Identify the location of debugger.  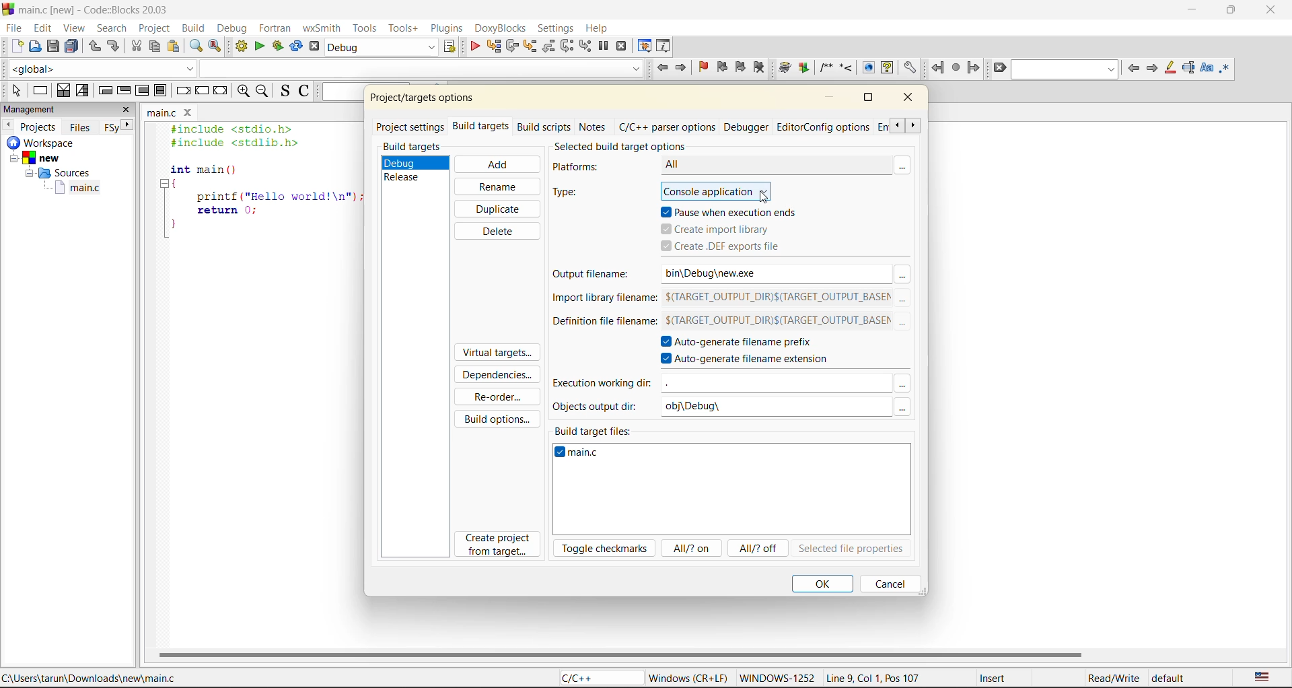
(748, 129).